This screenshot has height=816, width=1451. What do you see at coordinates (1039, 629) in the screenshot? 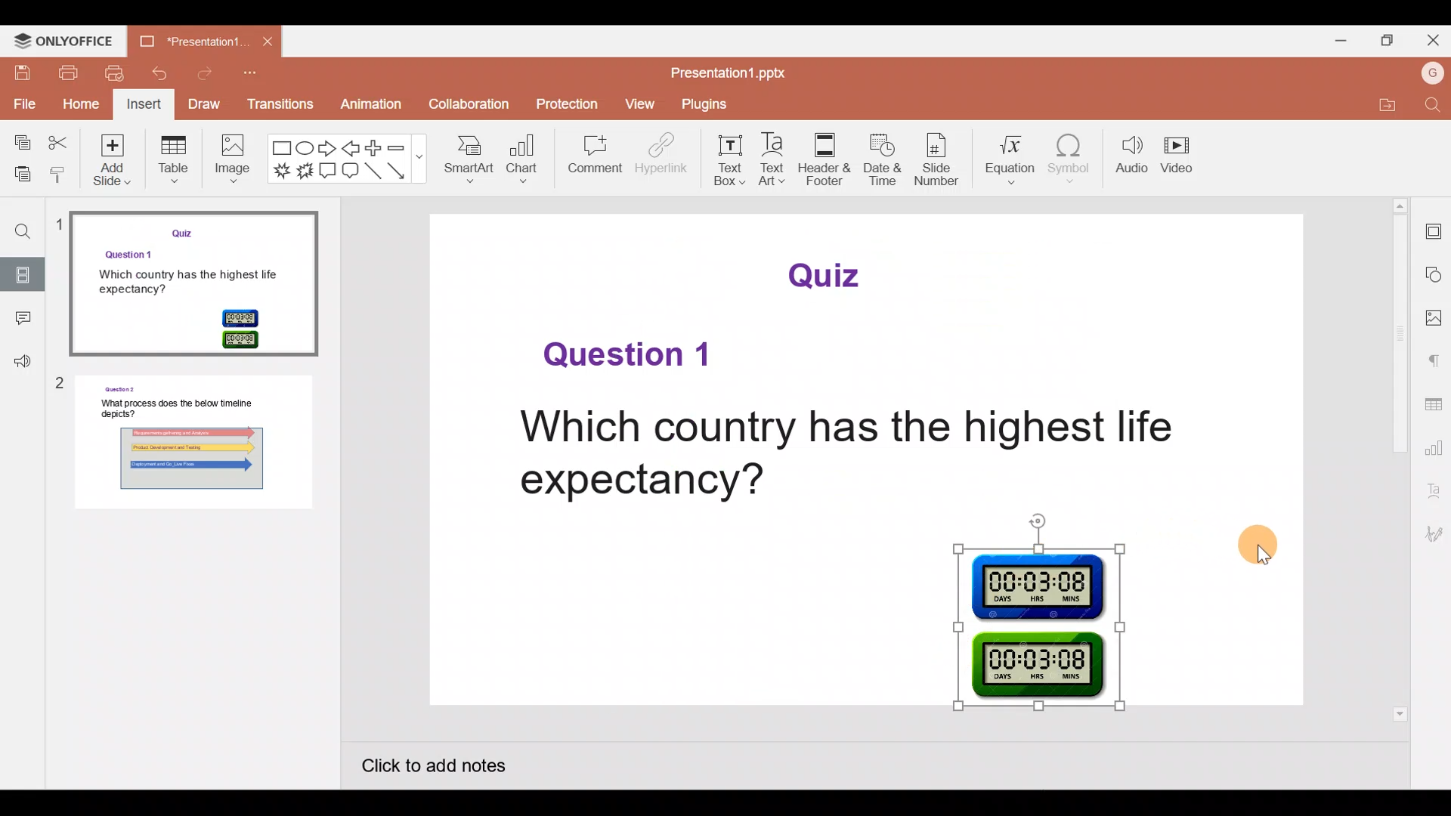
I see `Inserted Timer Graphic` at bounding box center [1039, 629].